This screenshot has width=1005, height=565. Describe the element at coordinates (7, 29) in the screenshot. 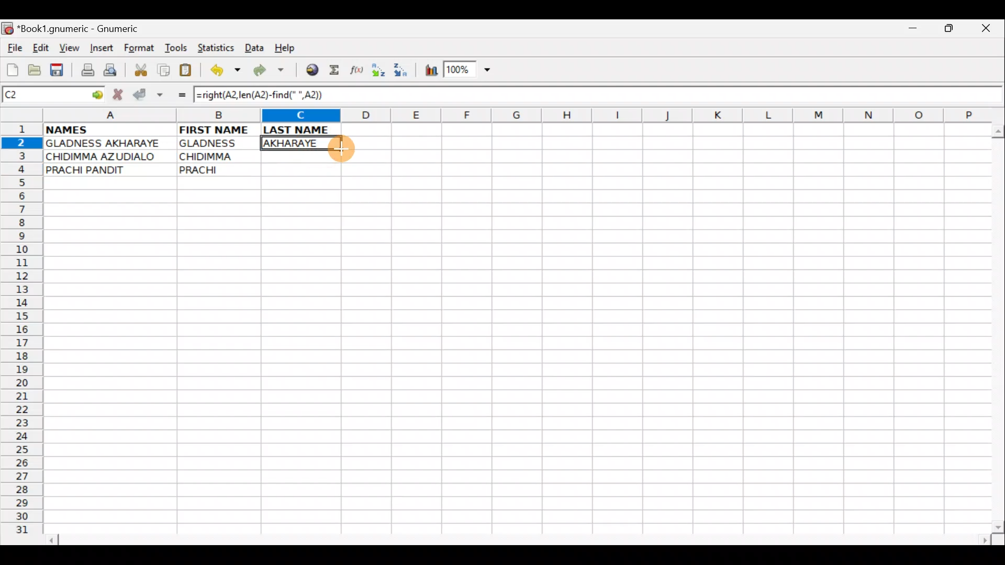

I see `Gnumeric logo` at that location.